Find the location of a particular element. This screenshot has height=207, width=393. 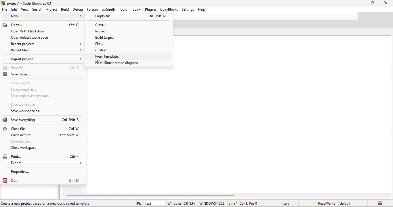

plain text is located at coordinates (150, 203).